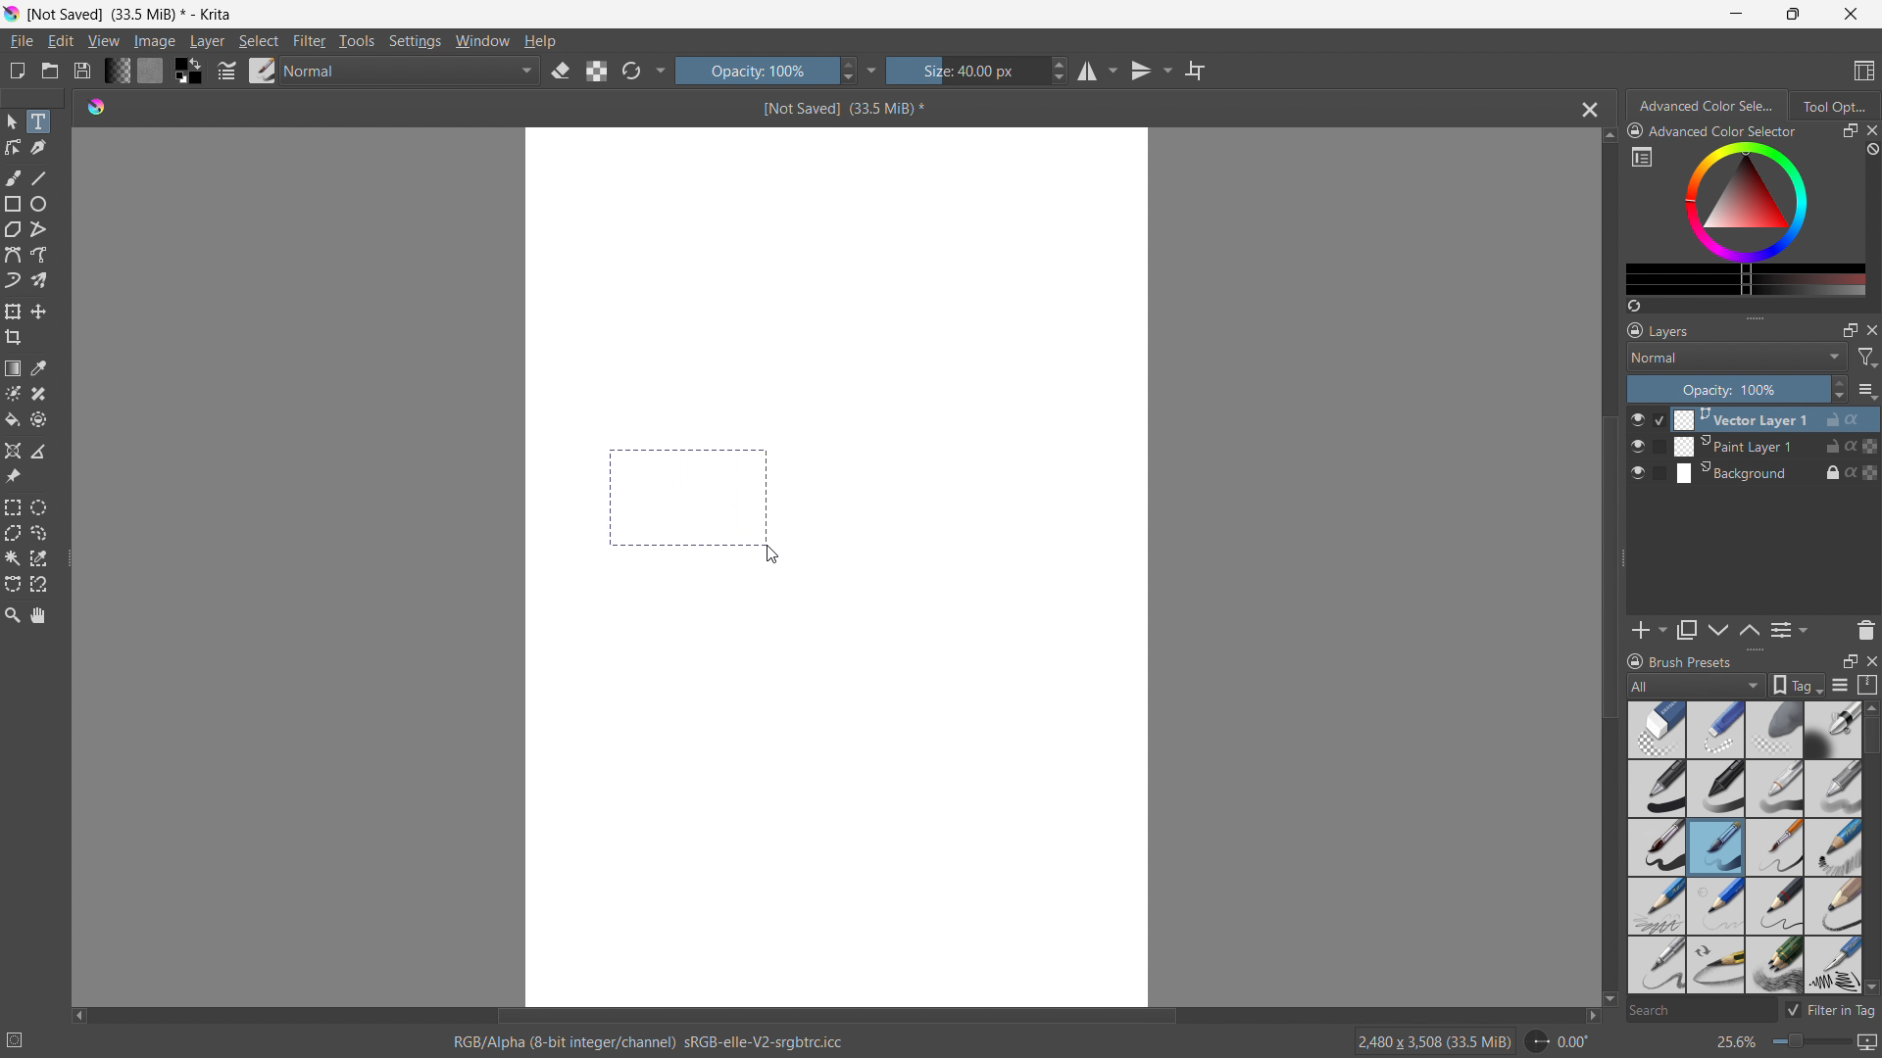 Image resolution: width=1882 pixels, height=1058 pixels. I want to click on close document, so click(1585, 110).